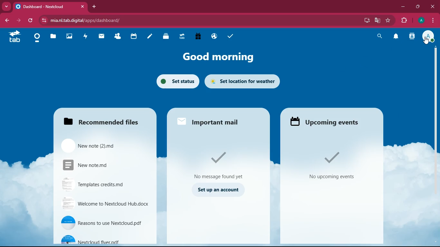 The width and height of the screenshot is (440, 247). Describe the element at coordinates (396, 37) in the screenshot. I see `notification` at that location.